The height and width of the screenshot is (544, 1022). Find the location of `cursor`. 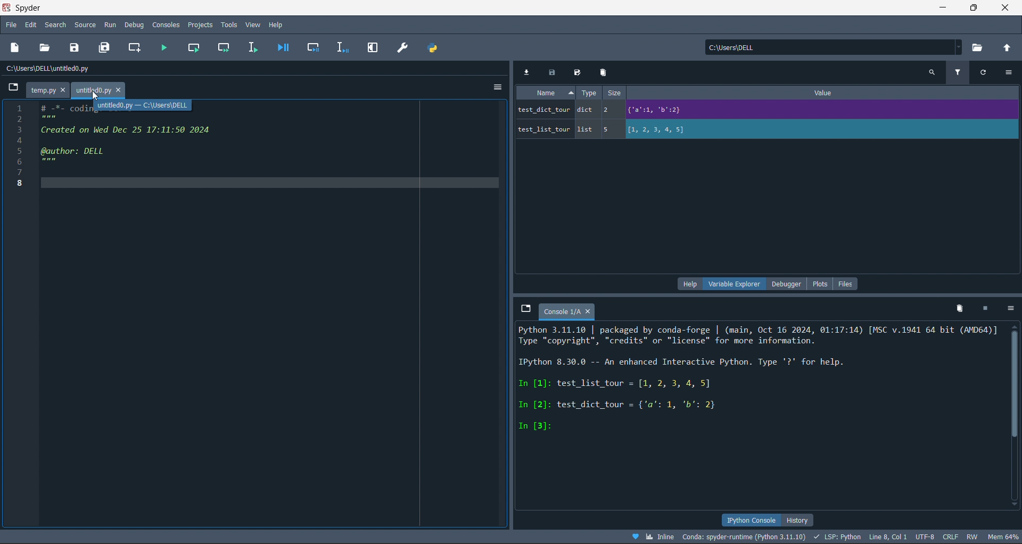

cursor is located at coordinates (96, 100).